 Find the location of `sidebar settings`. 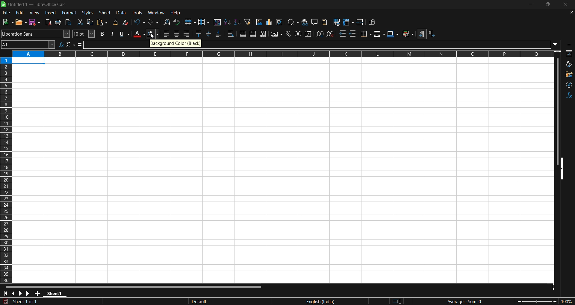

sidebar settings is located at coordinates (567, 45).